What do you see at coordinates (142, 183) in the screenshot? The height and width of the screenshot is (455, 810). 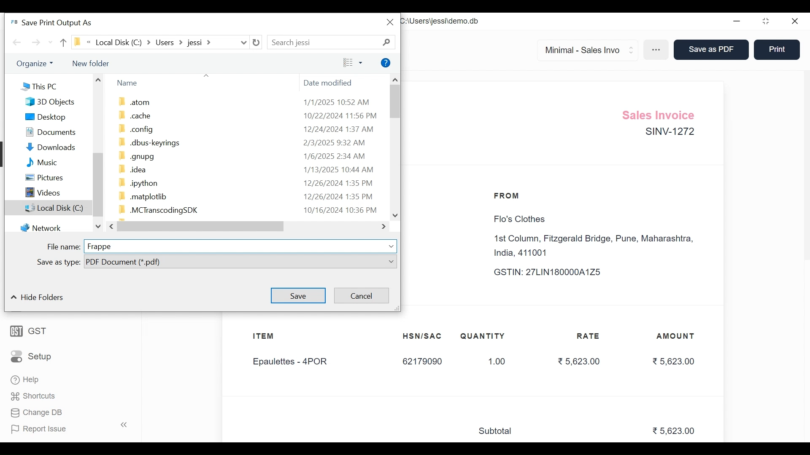 I see `.ipython` at bounding box center [142, 183].